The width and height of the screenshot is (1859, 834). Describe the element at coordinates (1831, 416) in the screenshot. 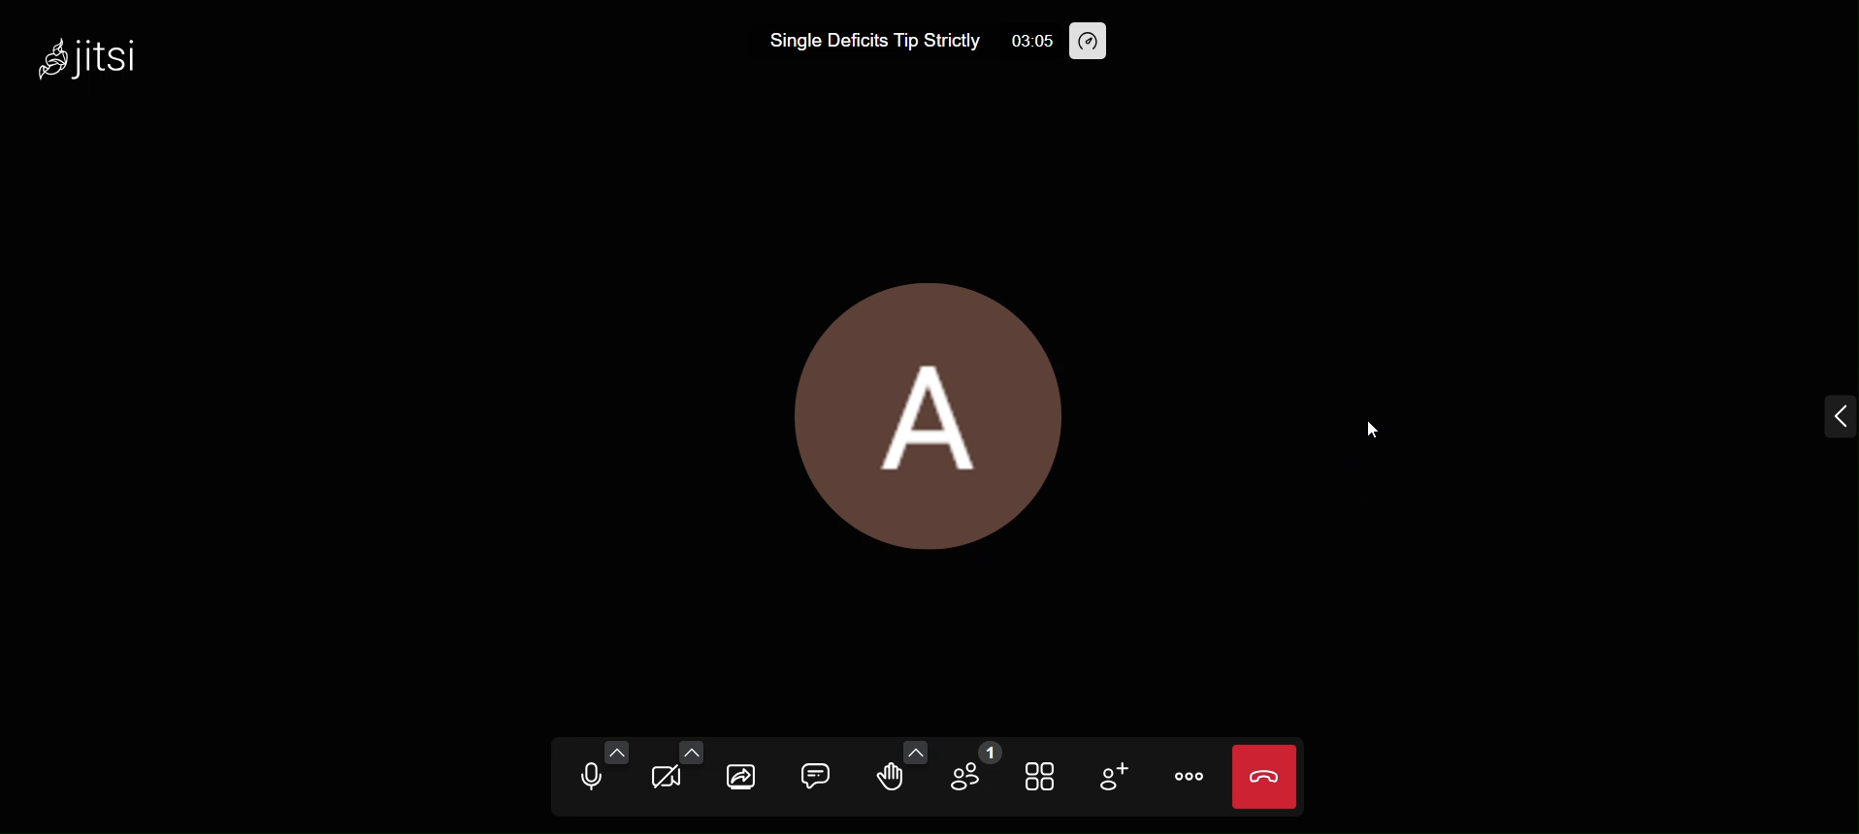

I see `expand` at that location.